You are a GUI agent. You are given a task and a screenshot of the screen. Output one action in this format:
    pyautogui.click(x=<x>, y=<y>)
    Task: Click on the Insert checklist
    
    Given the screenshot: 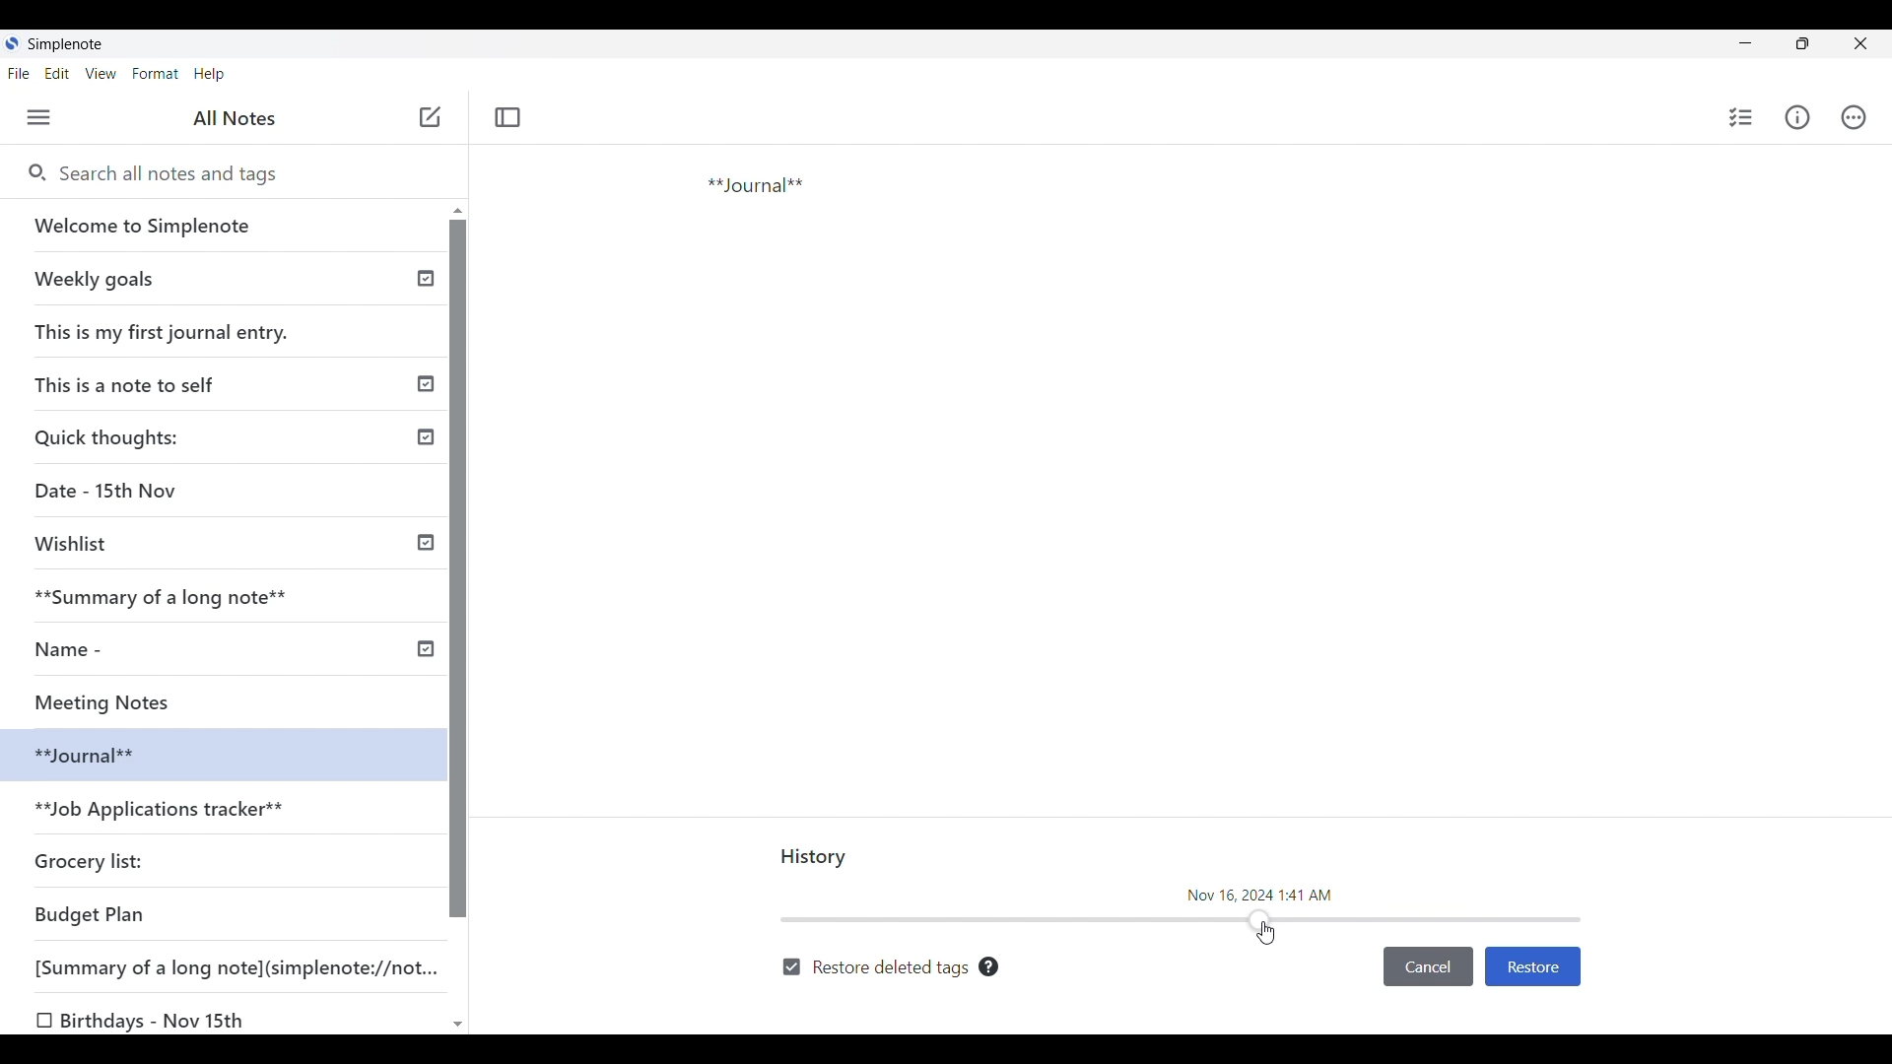 What is the action you would take?
    pyautogui.click(x=1742, y=117)
    